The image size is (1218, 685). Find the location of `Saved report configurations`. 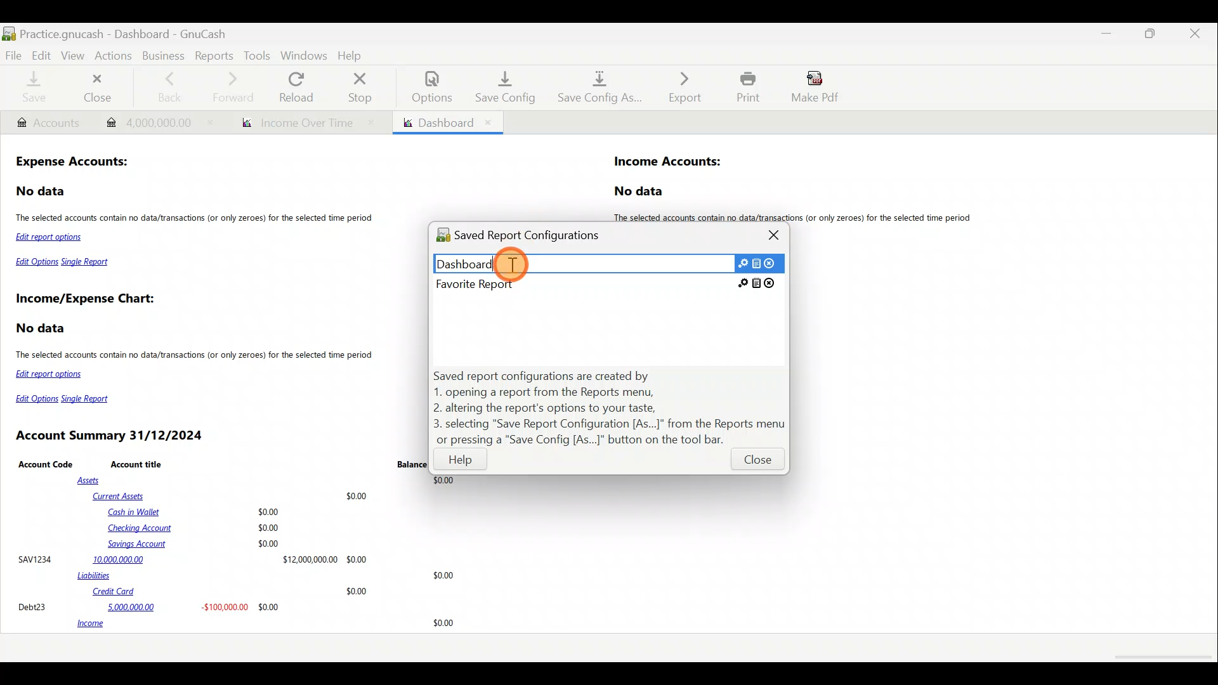

Saved report configurations is located at coordinates (532, 237).